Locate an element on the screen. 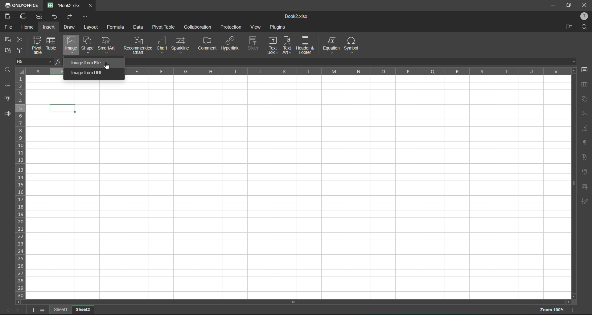  scroll bar is located at coordinates (287, 302).